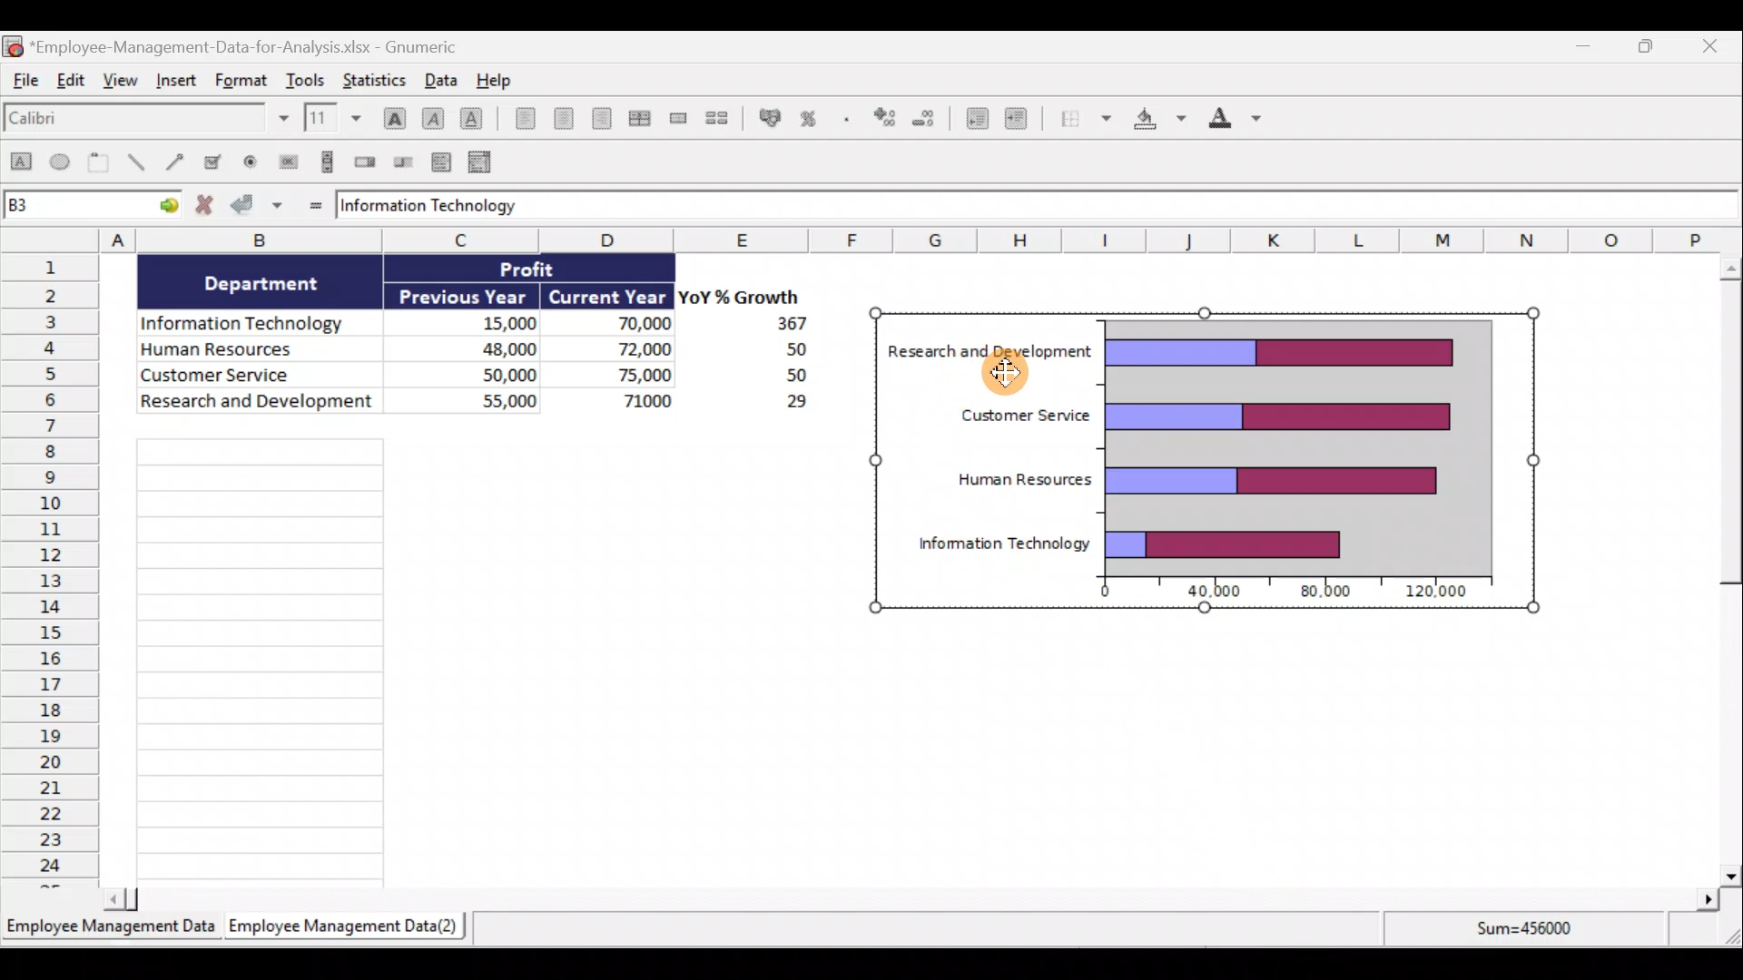 The image size is (1743, 980). Describe the element at coordinates (1529, 933) in the screenshot. I see `Sum=456000` at that location.